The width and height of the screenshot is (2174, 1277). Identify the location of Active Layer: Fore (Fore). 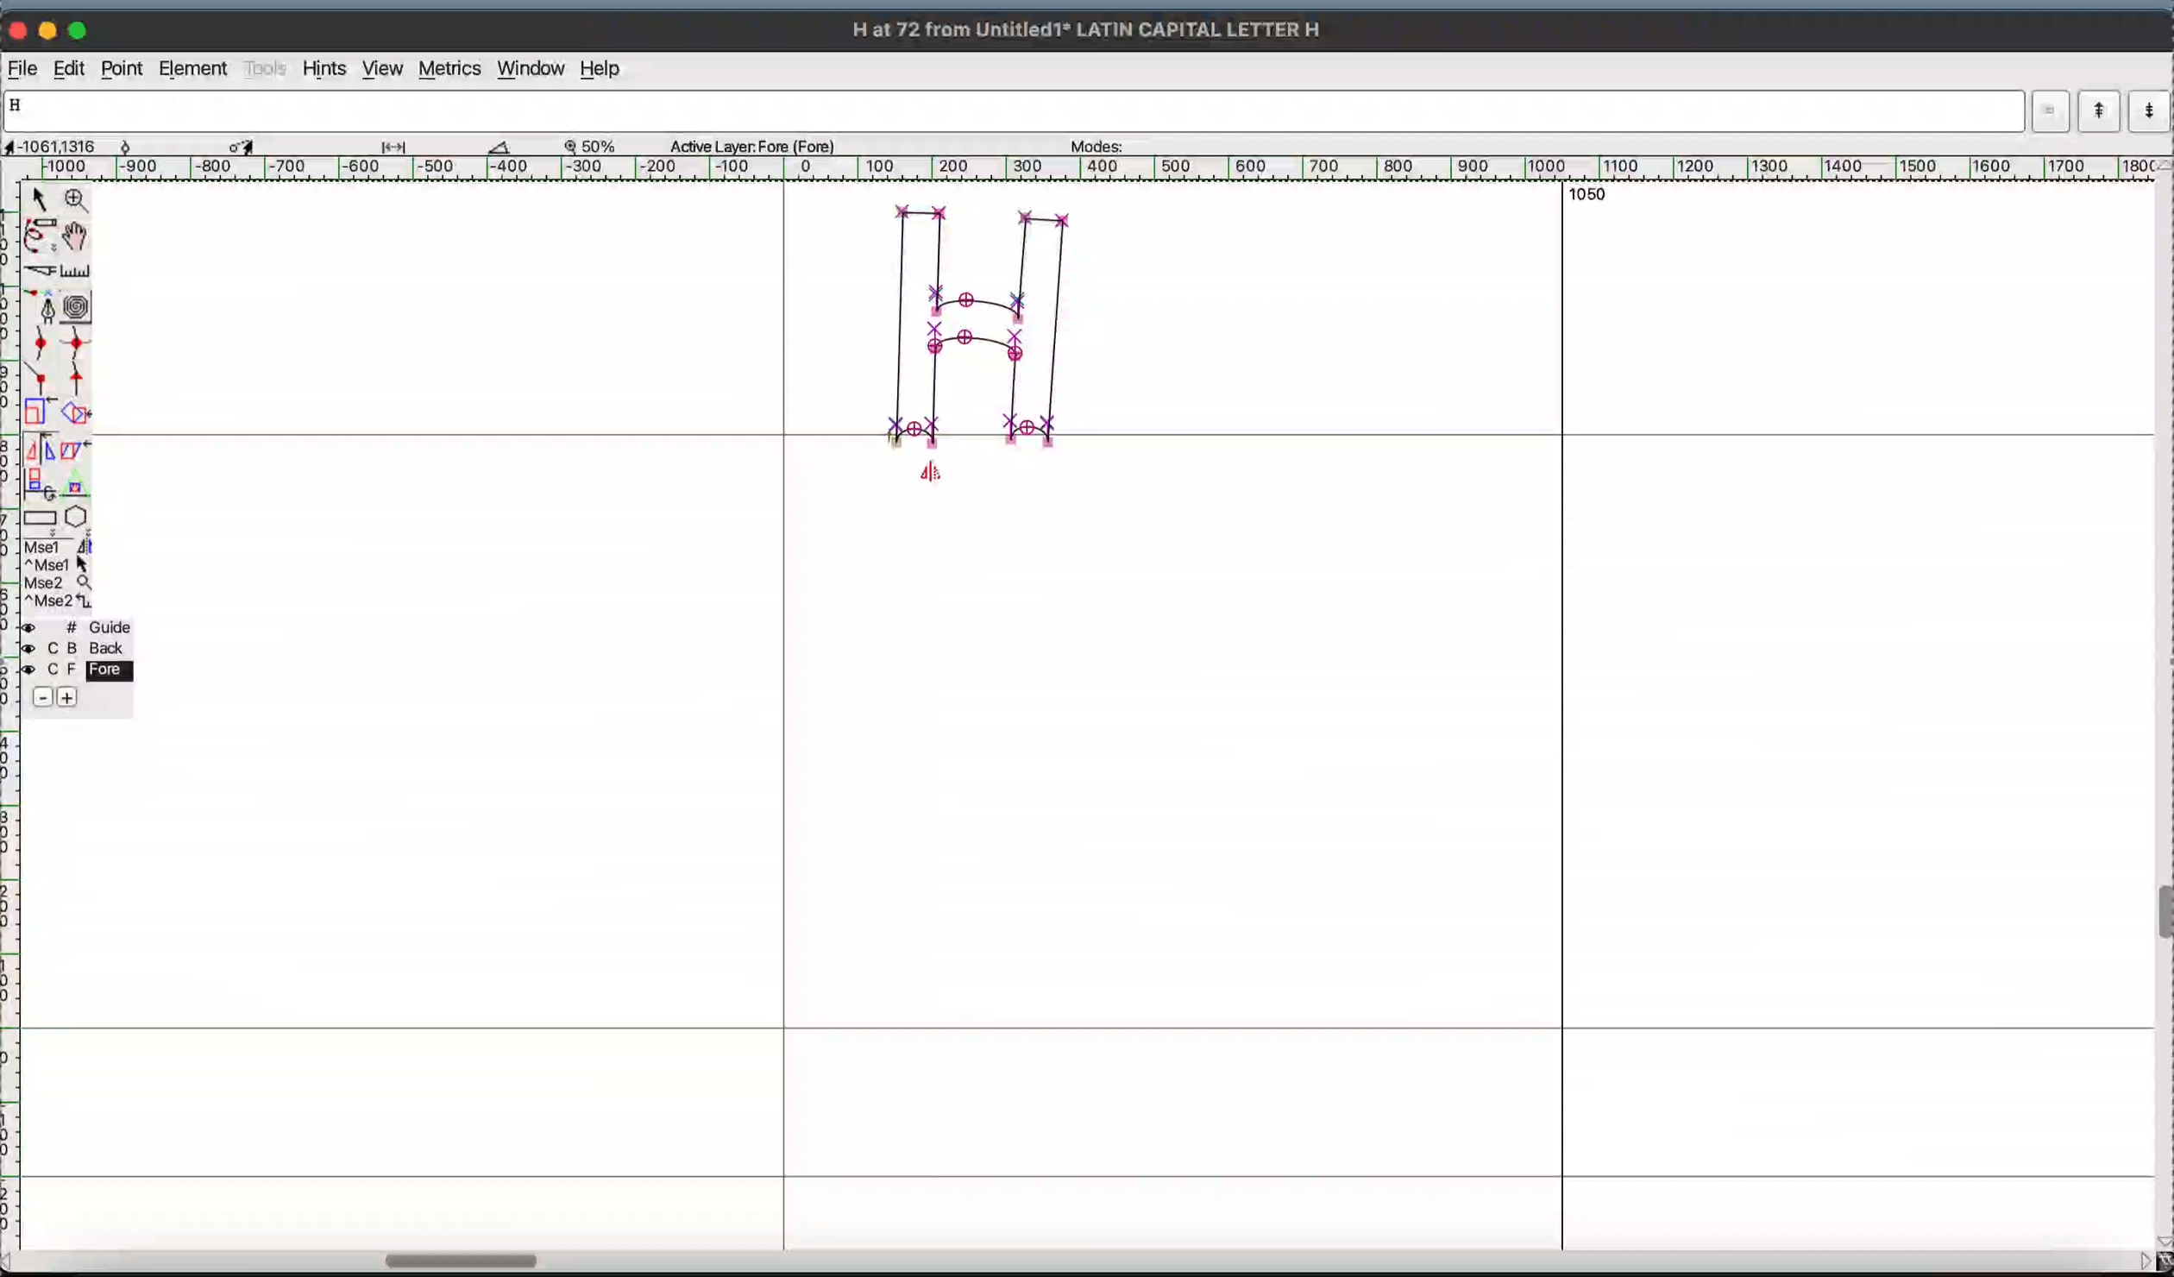
(745, 146).